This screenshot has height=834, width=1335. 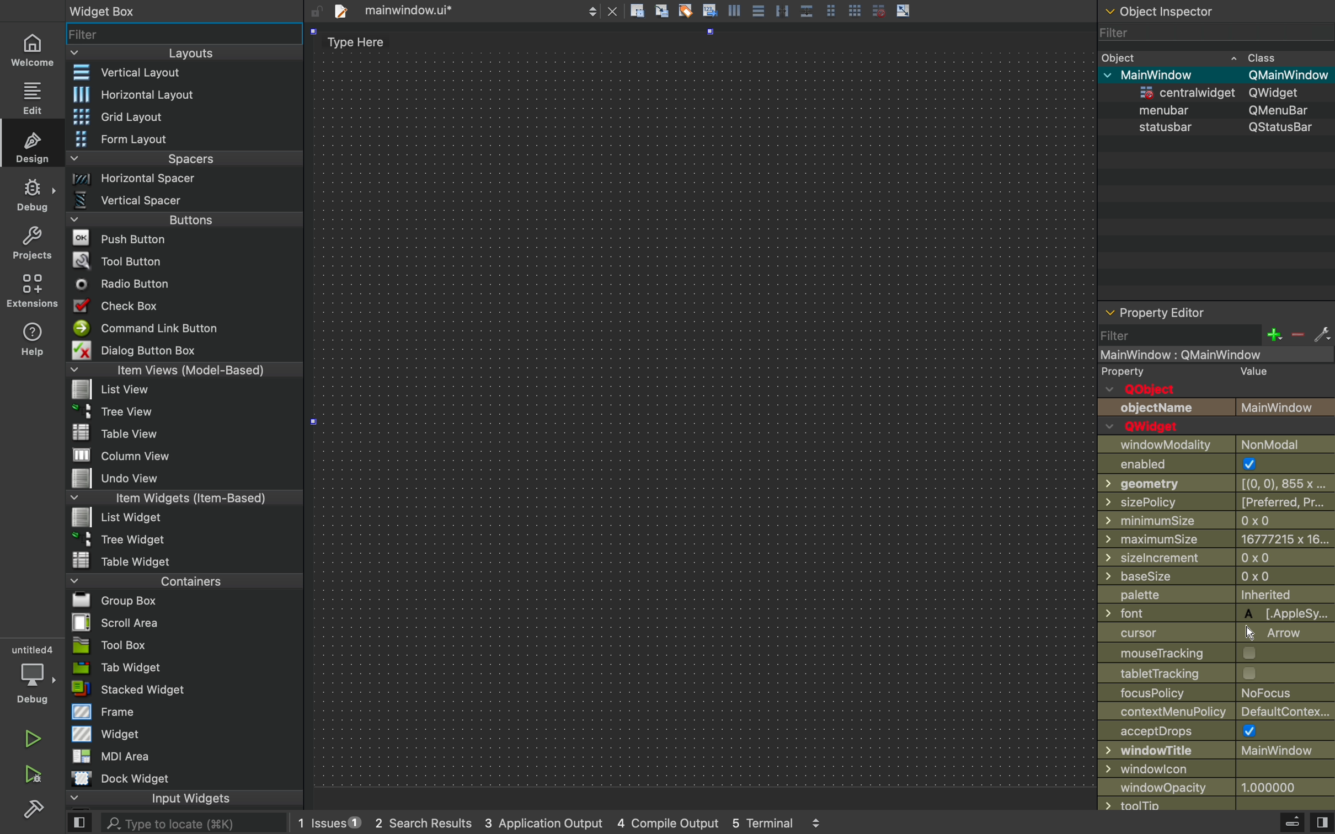 What do you see at coordinates (637, 13) in the screenshot?
I see `file actions` at bounding box center [637, 13].